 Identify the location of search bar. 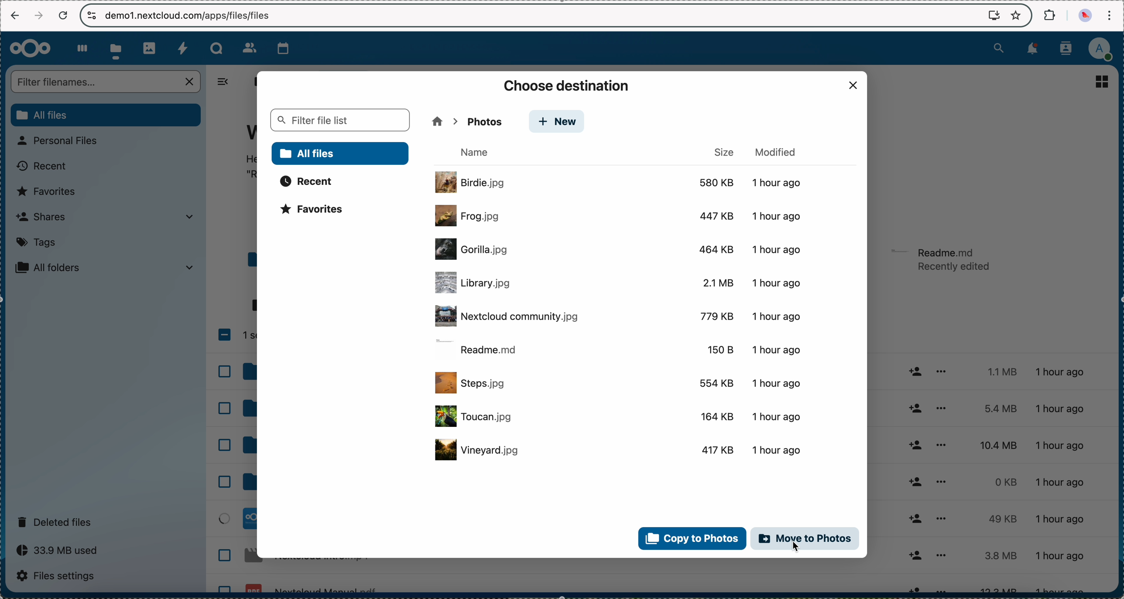
(339, 119).